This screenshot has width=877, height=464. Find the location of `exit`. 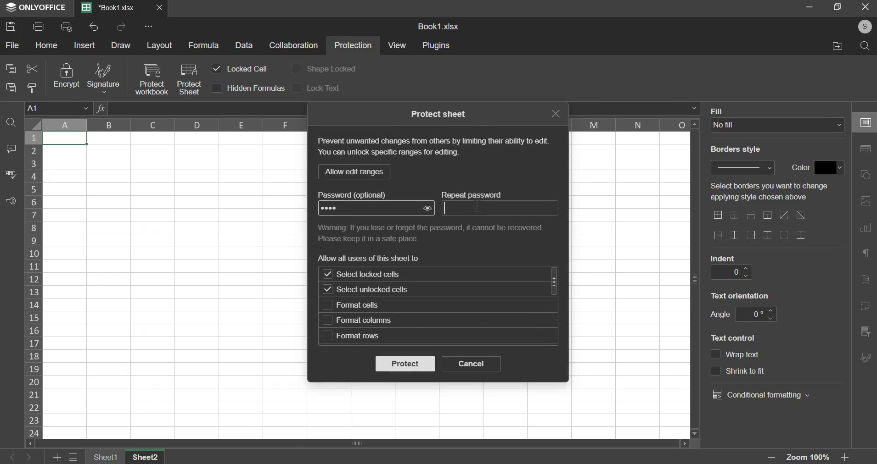

exit is located at coordinates (555, 113).